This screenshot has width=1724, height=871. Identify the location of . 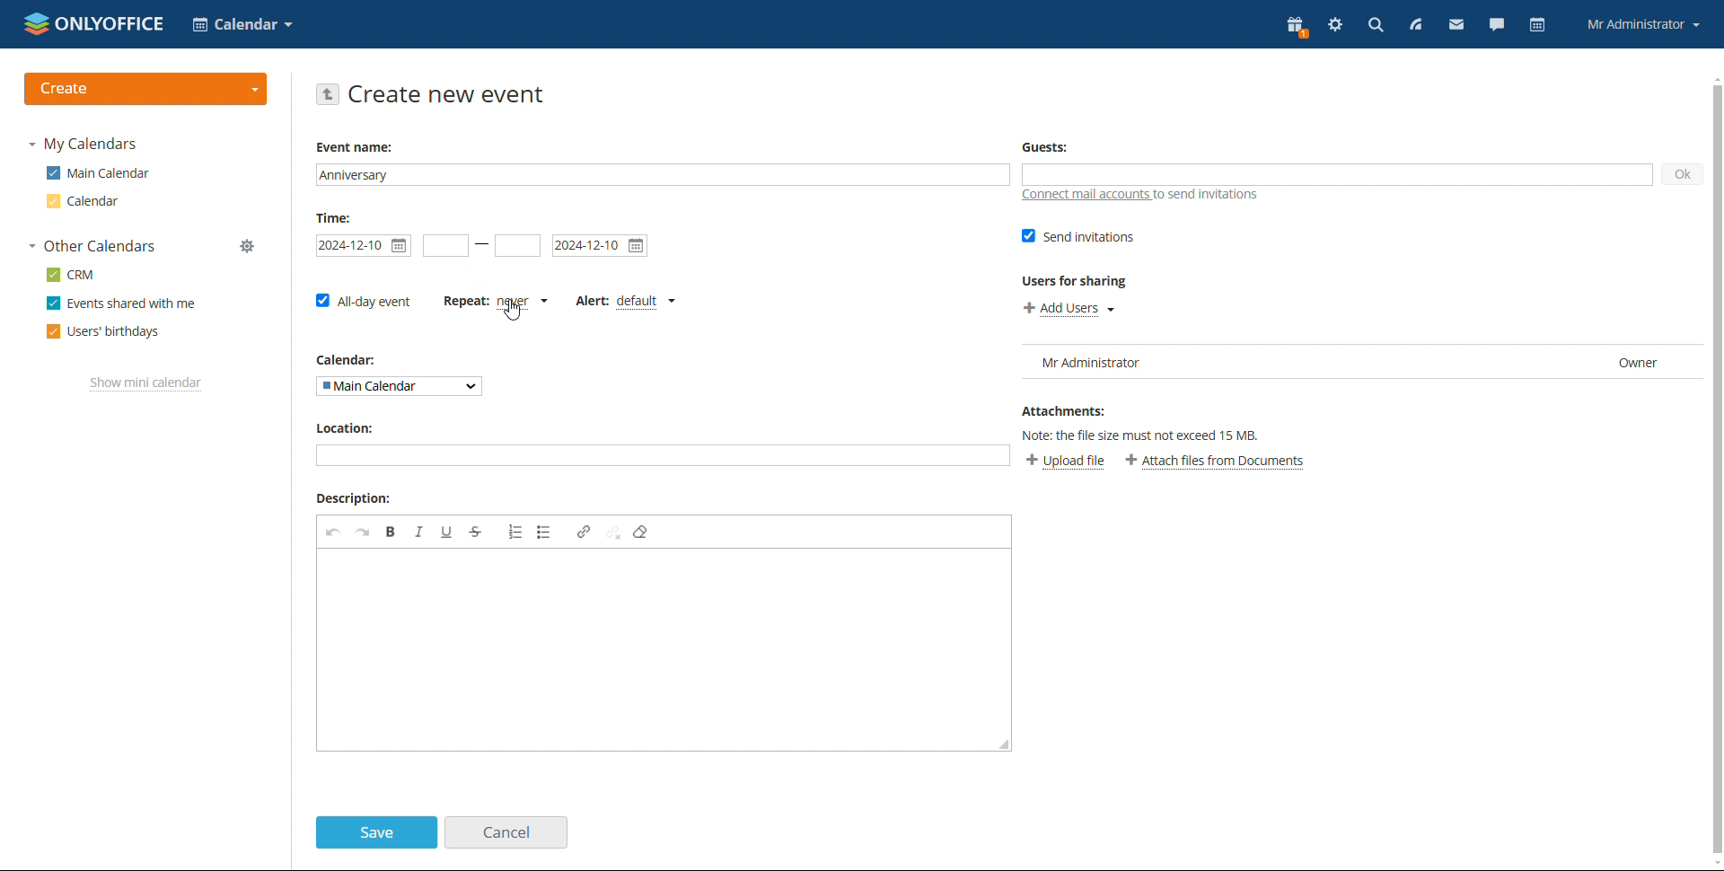
(1140, 432).